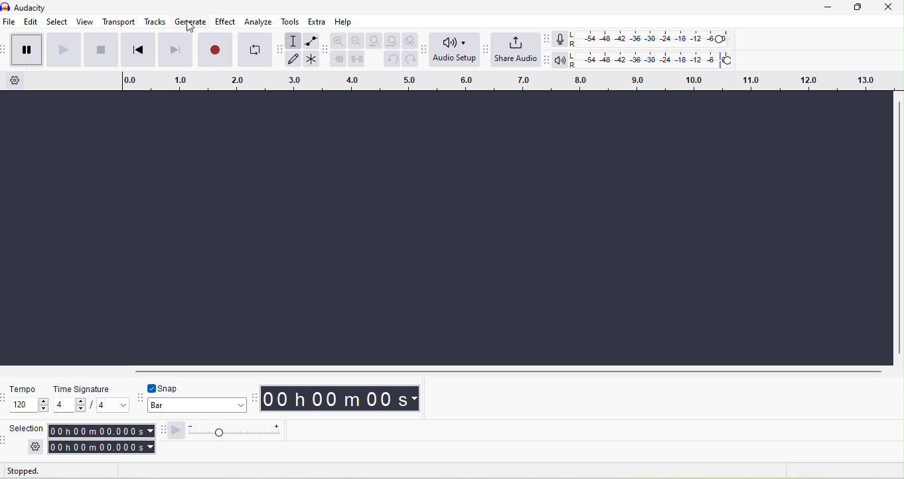 The height and width of the screenshot is (479, 904). What do you see at coordinates (26, 428) in the screenshot?
I see `selection` at bounding box center [26, 428].